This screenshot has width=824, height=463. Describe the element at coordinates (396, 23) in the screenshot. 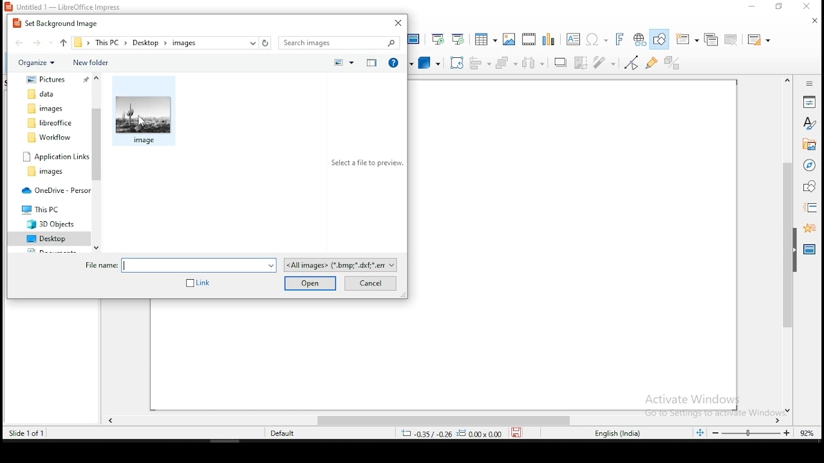

I see `close` at that location.